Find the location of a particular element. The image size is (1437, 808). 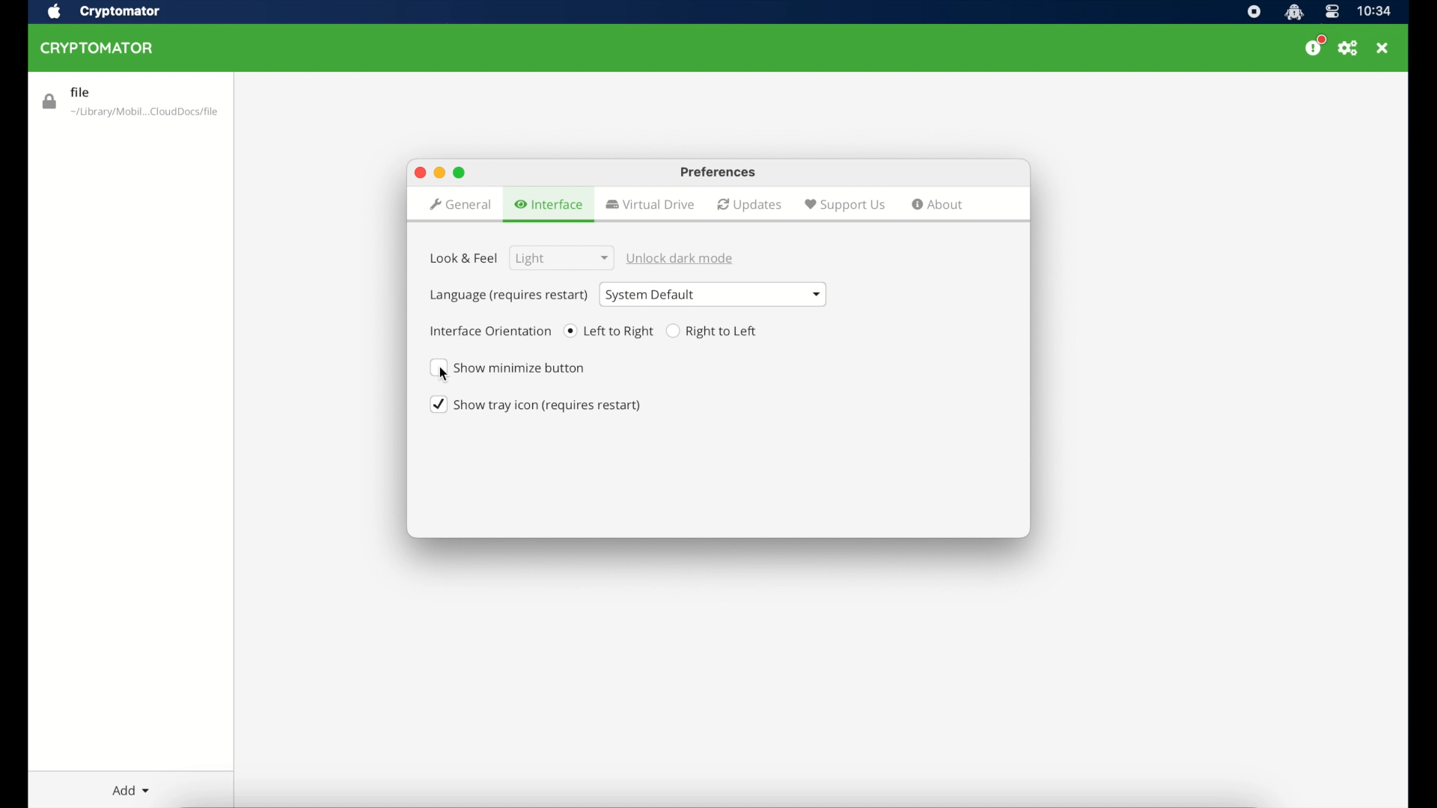

preferences is located at coordinates (719, 173).